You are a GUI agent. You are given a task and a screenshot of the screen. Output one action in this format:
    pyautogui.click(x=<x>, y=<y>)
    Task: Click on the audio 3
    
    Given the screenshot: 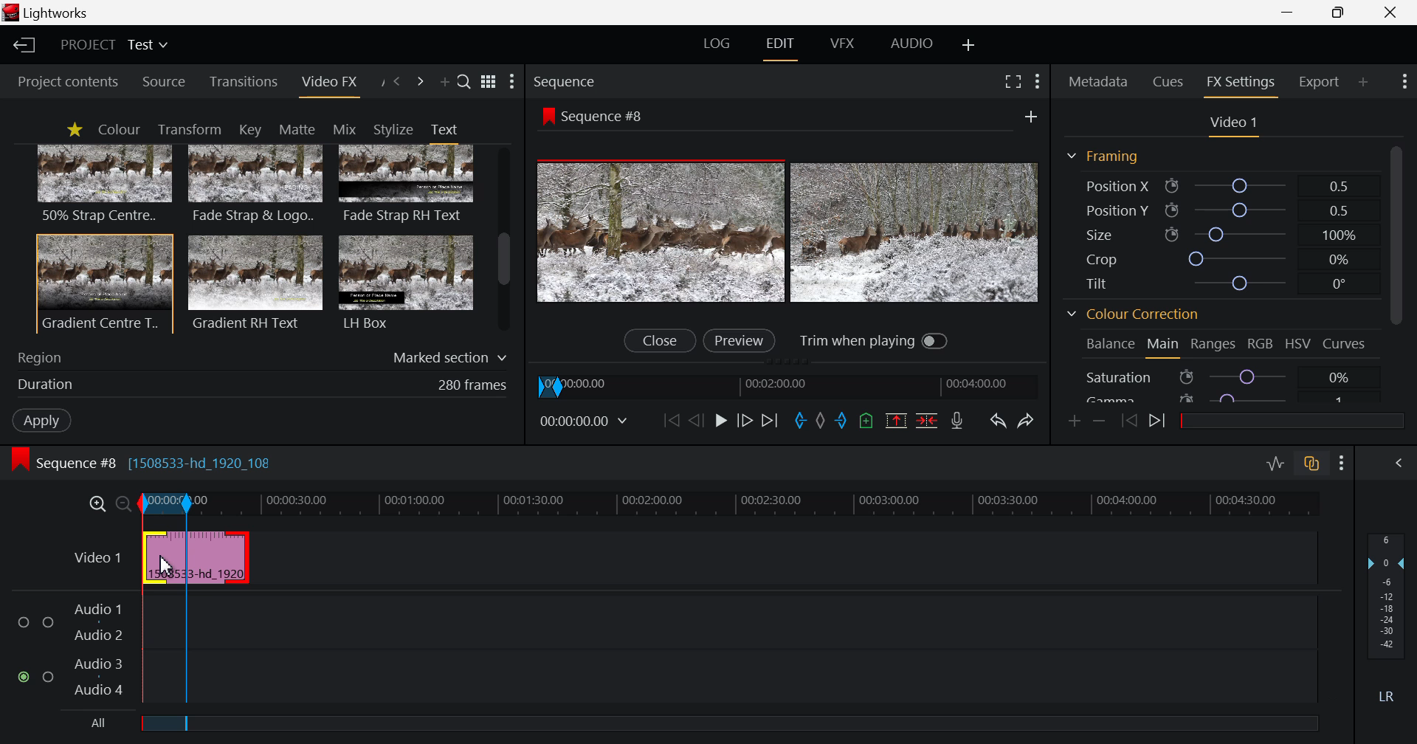 What is the action you would take?
    pyautogui.click(x=94, y=662)
    